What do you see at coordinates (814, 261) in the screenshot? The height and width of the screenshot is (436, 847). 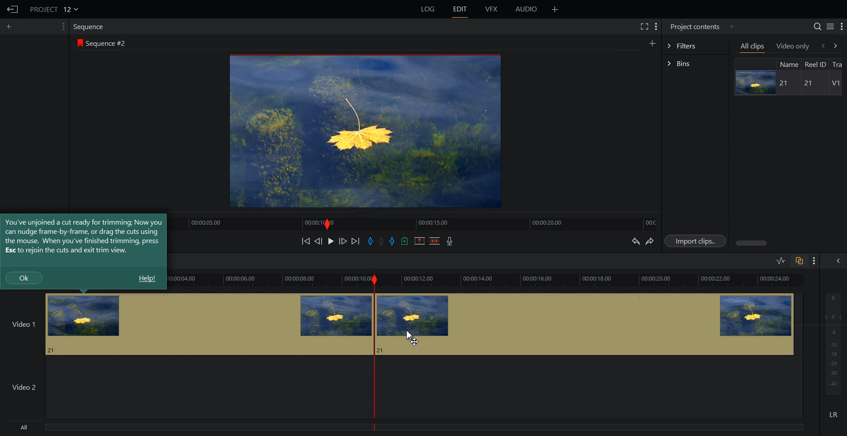 I see `Show Setting Menu` at bounding box center [814, 261].